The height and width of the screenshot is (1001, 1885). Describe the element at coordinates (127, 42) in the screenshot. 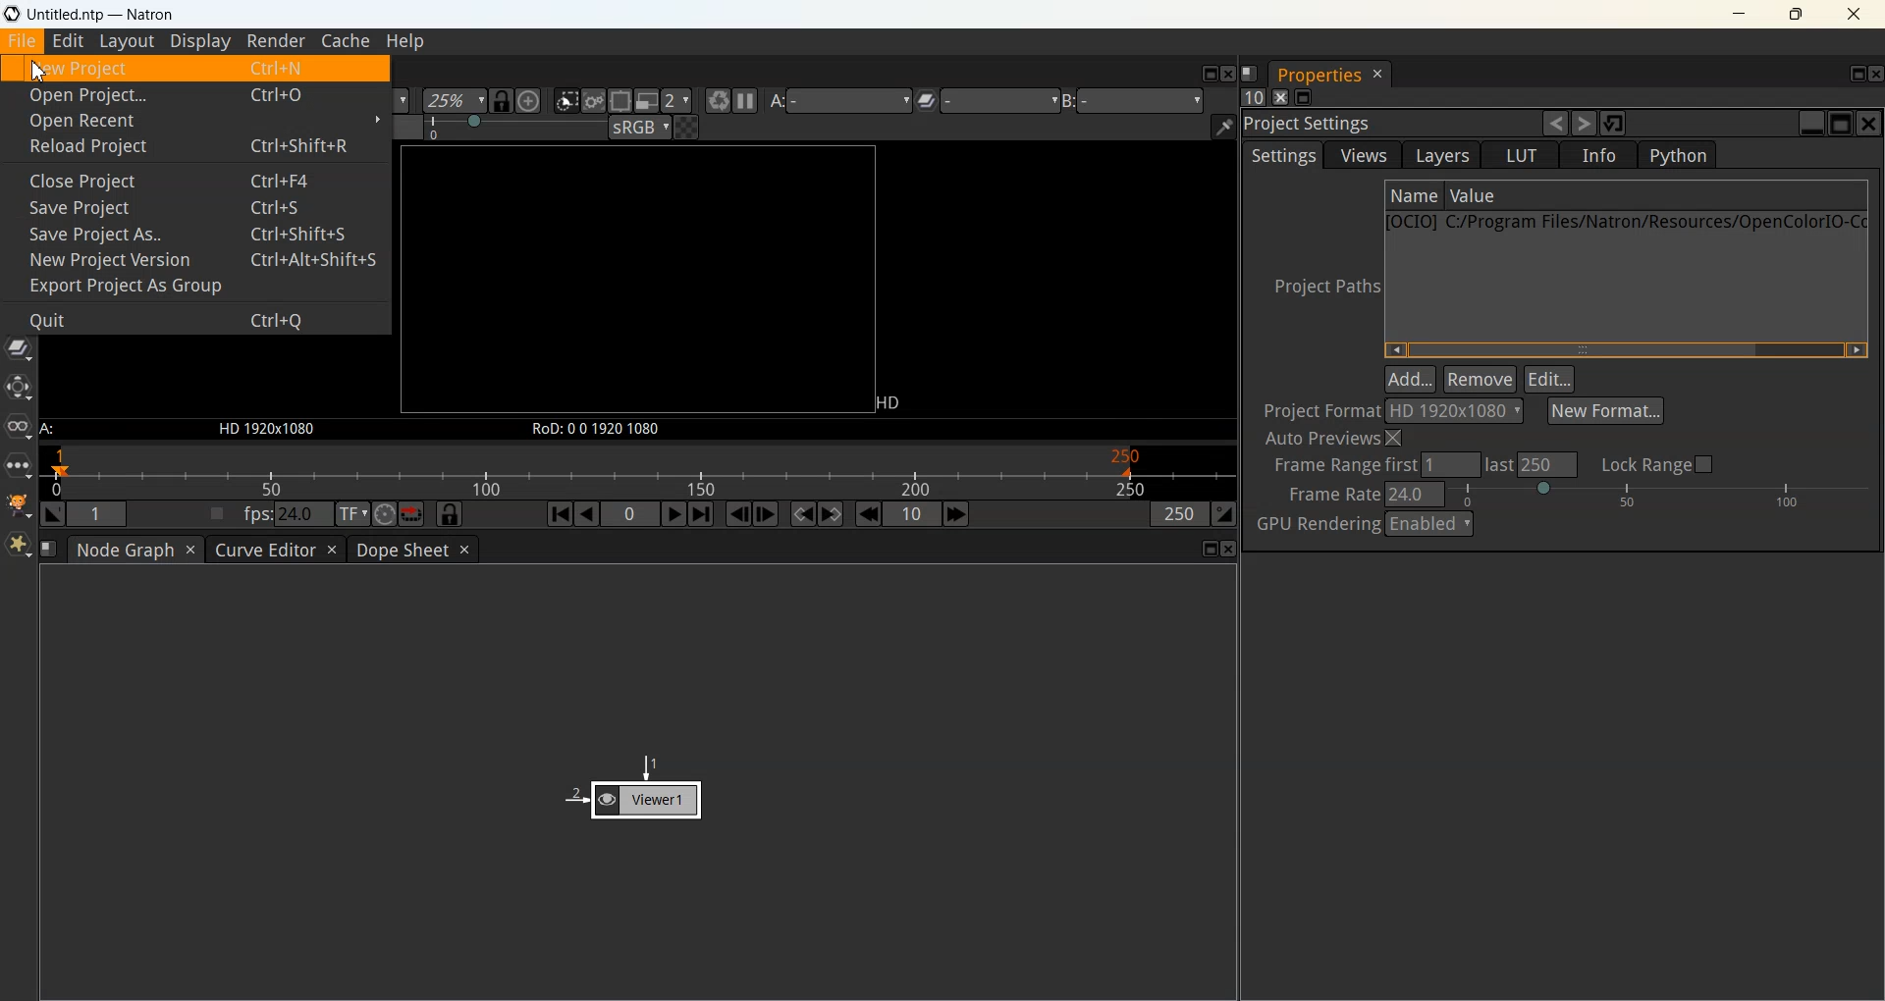

I see `Layout` at that location.